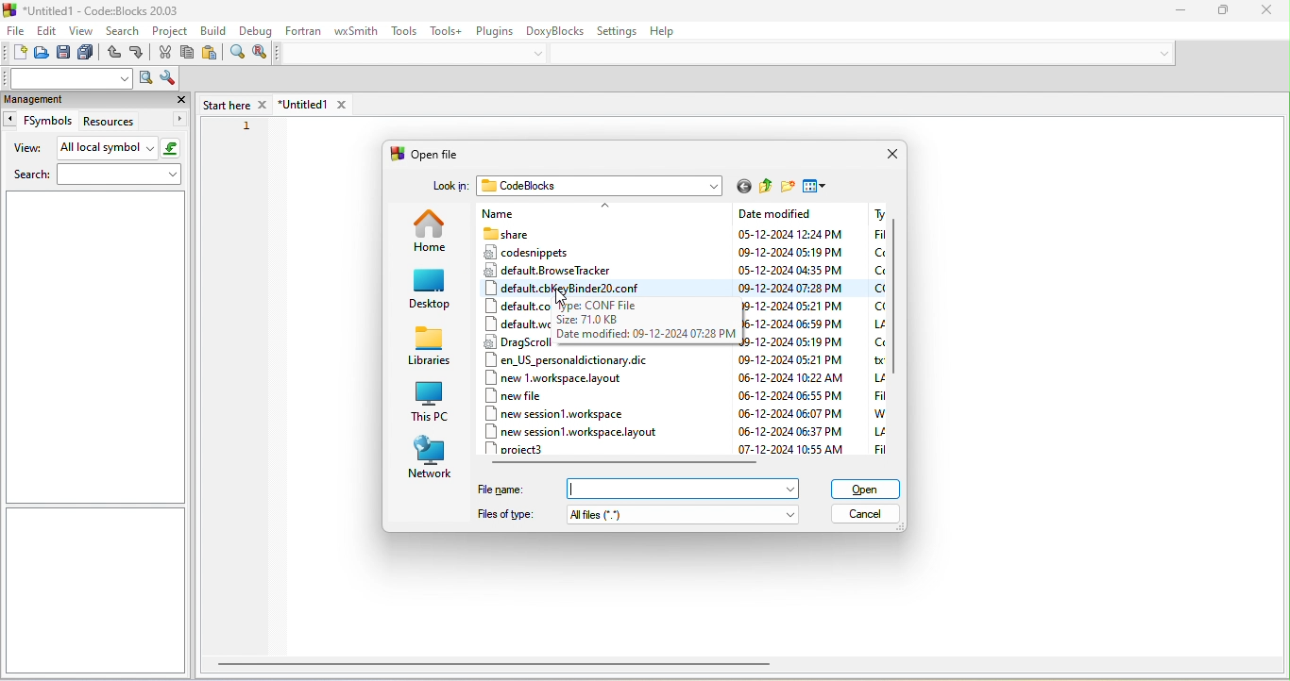 The width and height of the screenshot is (1290, 681). I want to click on date, so click(794, 342).